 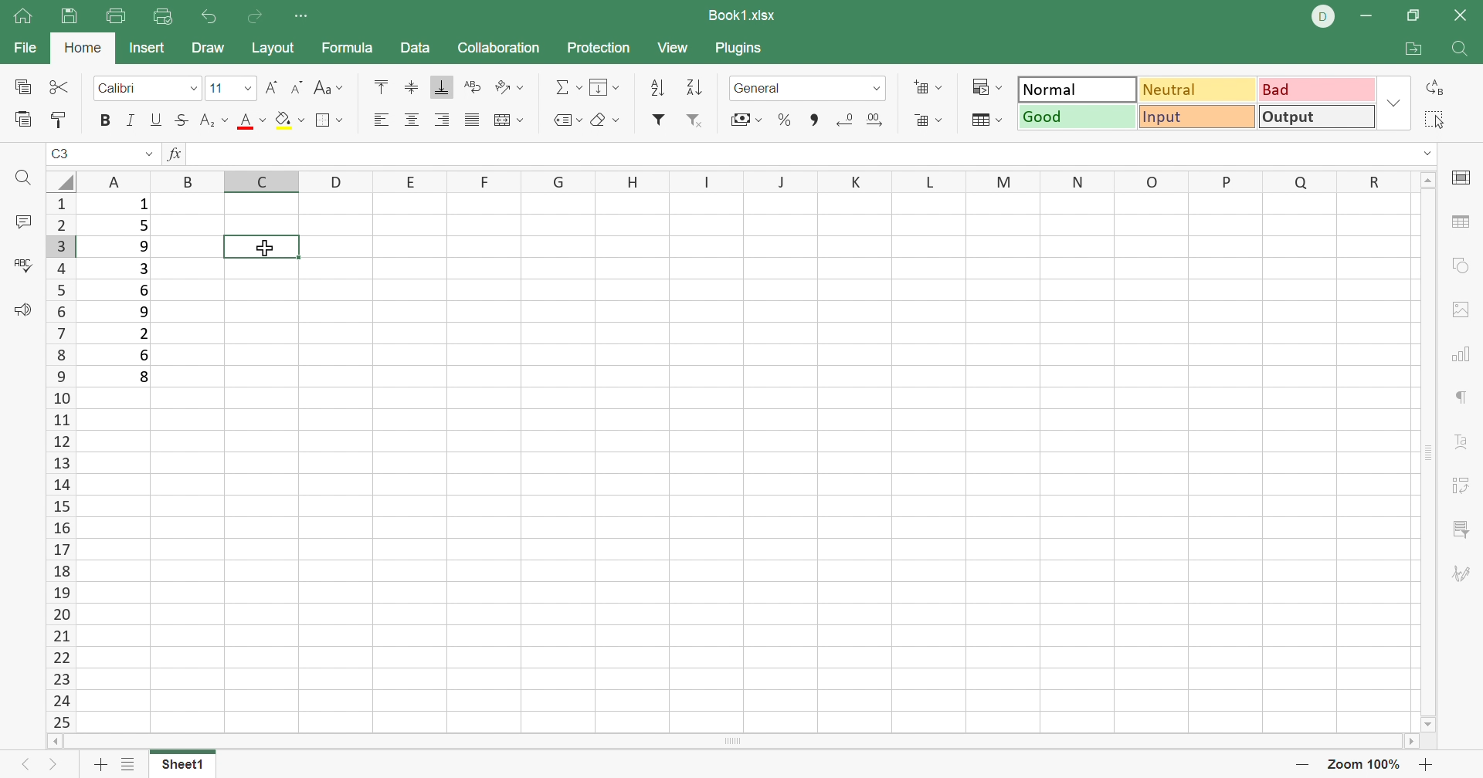 I want to click on Row names, so click(x=59, y=462).